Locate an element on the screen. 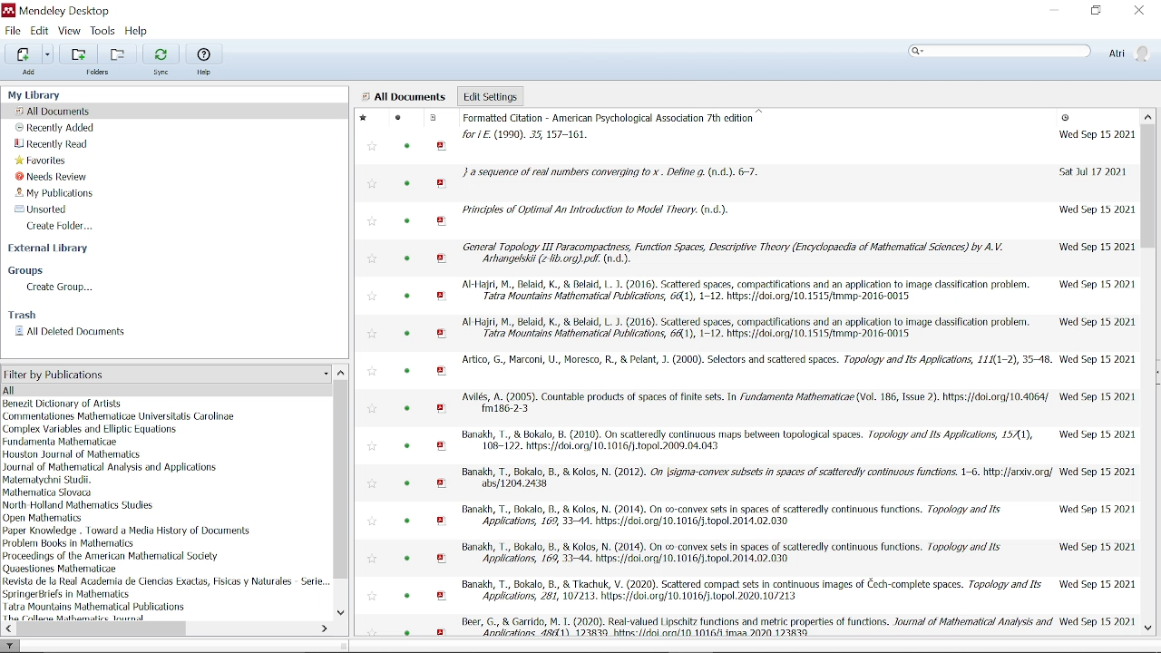 This screenshot has height=653, width=1161. Move down is located at coordinates (1148, 629).